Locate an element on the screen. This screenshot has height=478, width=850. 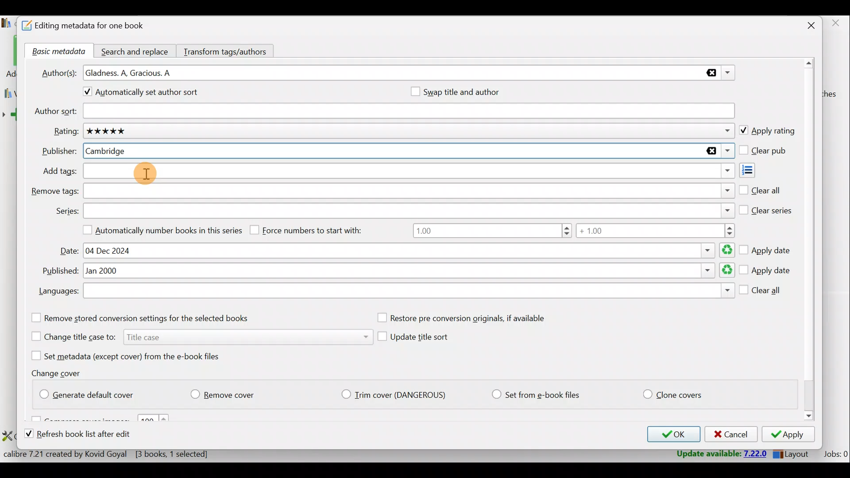
Update is located at coordinates (720, 454).